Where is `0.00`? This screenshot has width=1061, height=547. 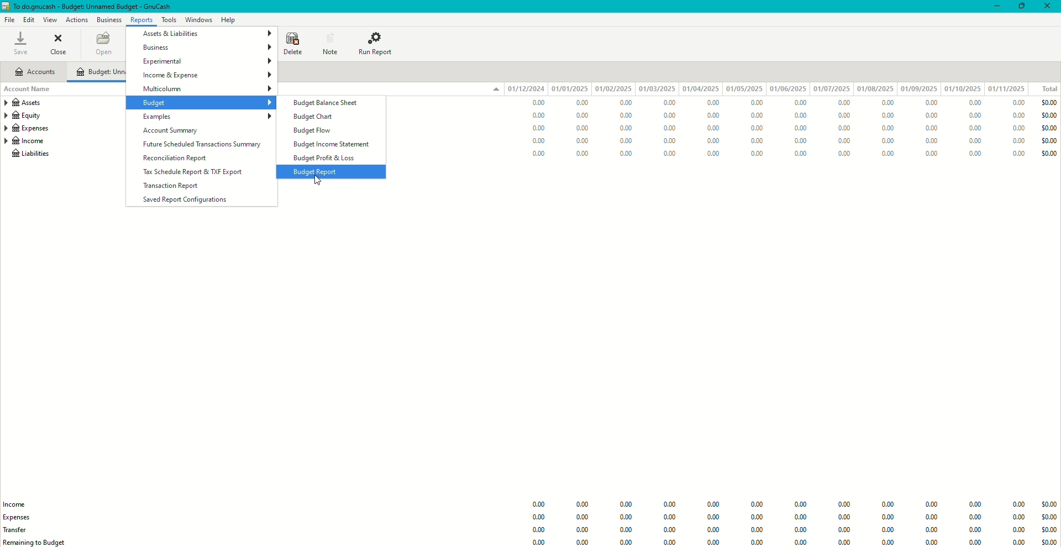 0.00 is located at coordinates (802, 541).